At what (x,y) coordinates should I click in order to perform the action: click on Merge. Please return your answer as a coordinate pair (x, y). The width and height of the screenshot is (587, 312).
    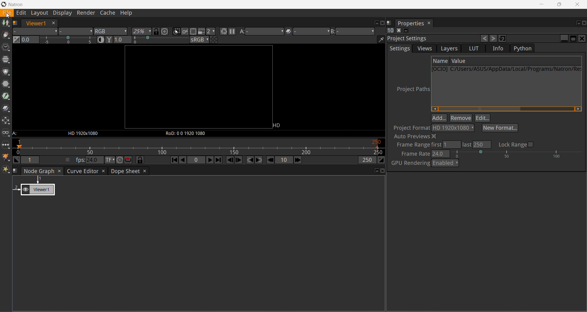
    Looking at the image, I should click on (6, 109).